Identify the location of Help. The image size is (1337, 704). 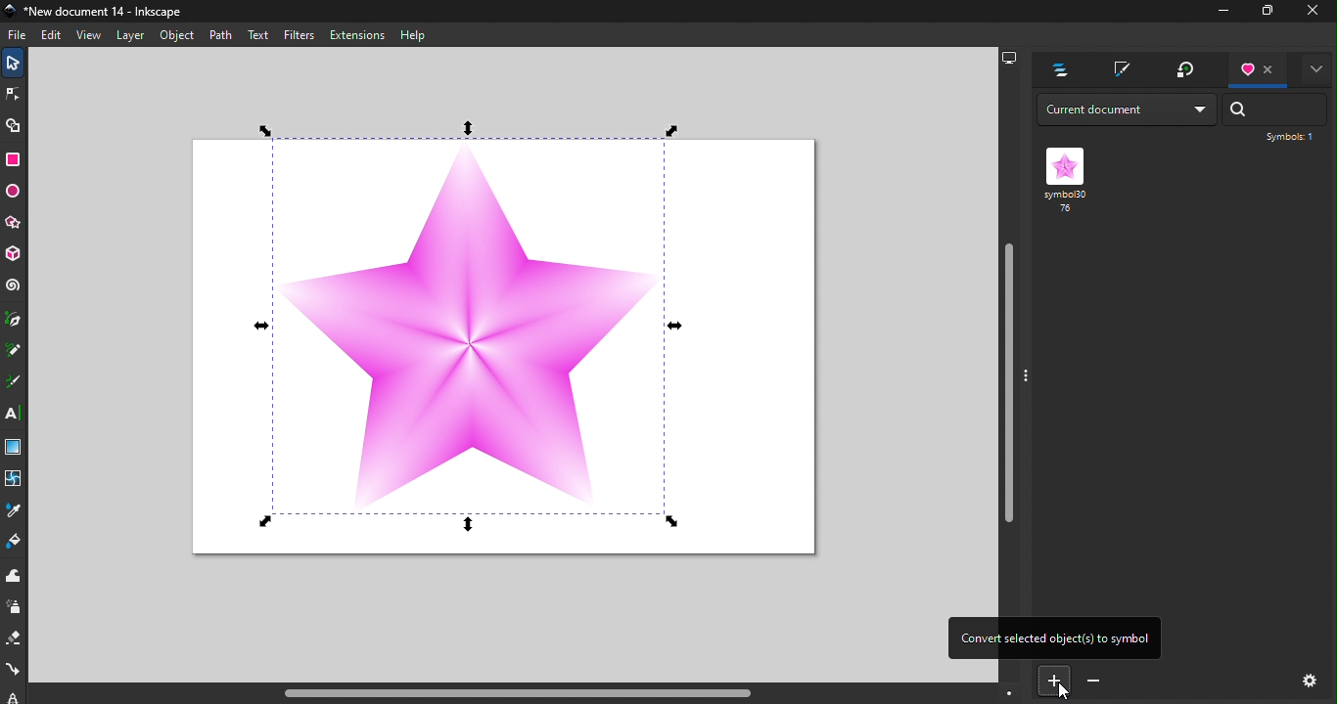
(412, 36).